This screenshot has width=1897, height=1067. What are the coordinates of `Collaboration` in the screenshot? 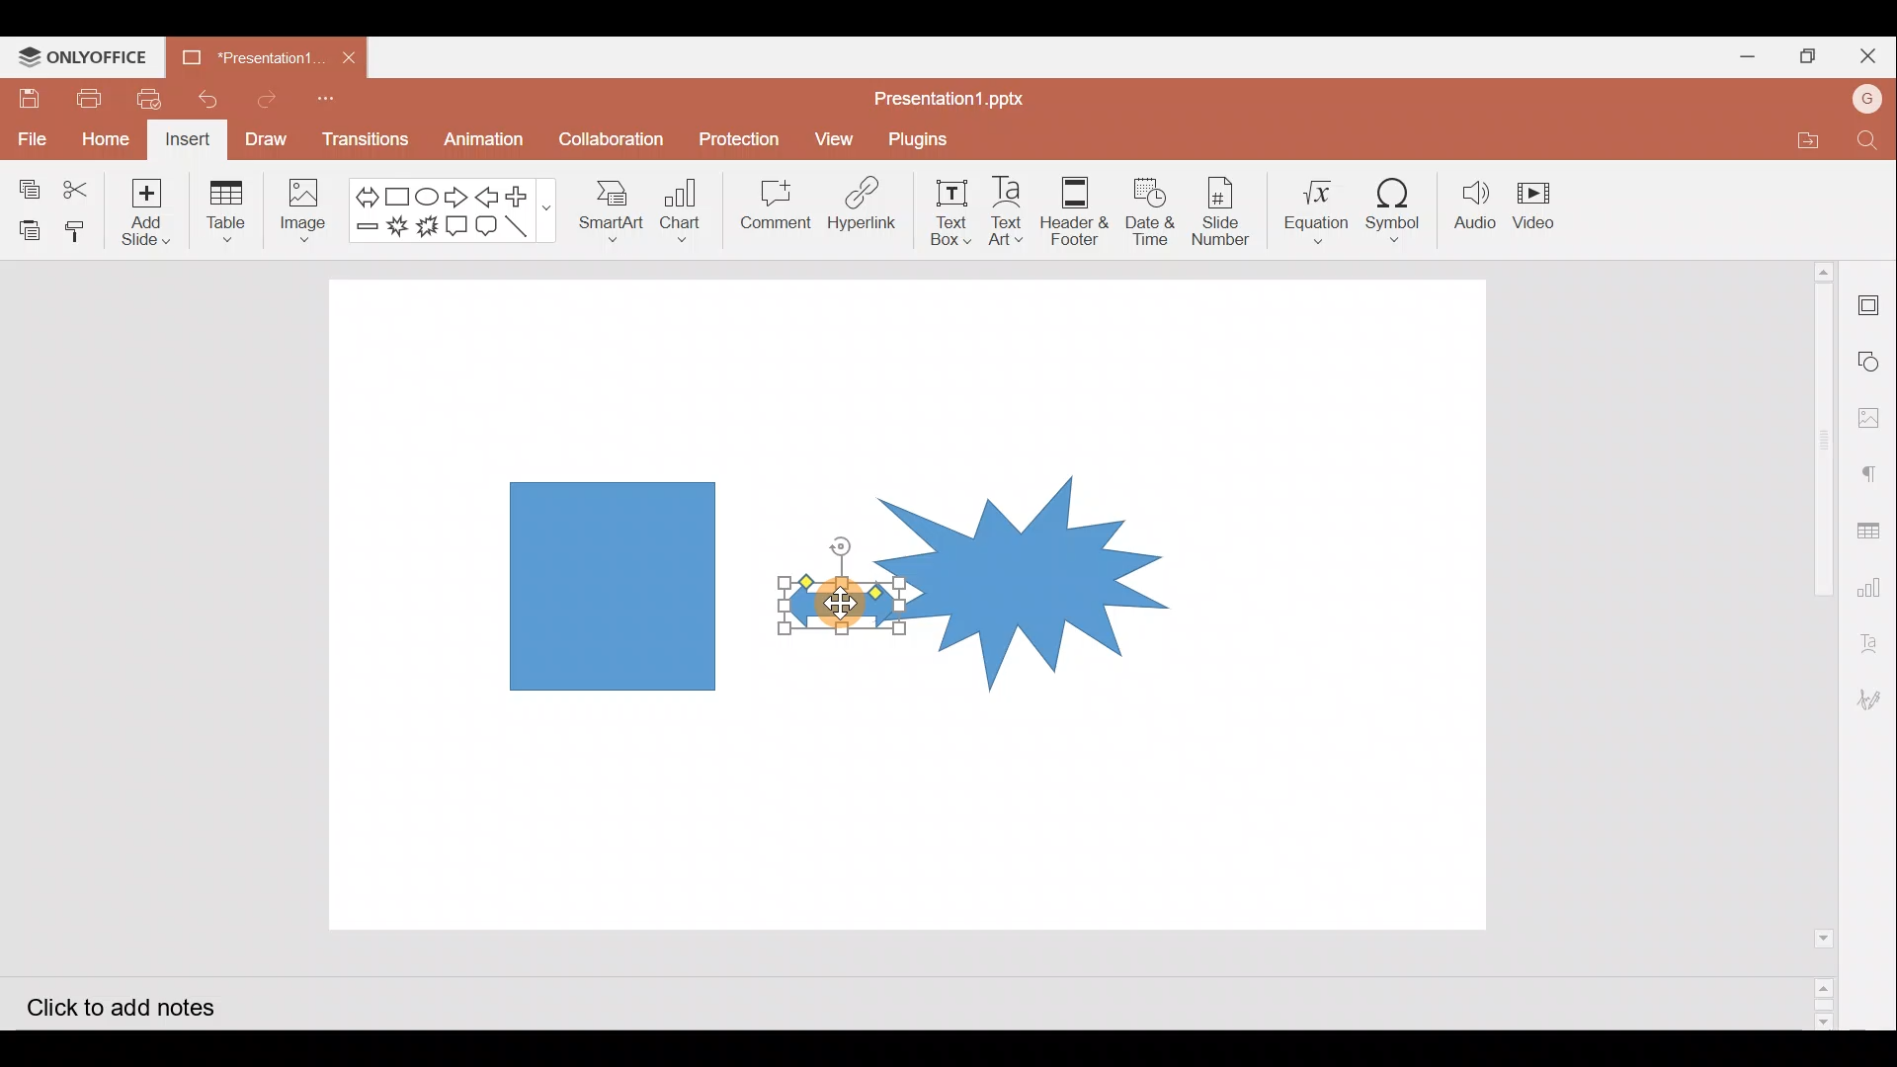 It's located at (612, 132).